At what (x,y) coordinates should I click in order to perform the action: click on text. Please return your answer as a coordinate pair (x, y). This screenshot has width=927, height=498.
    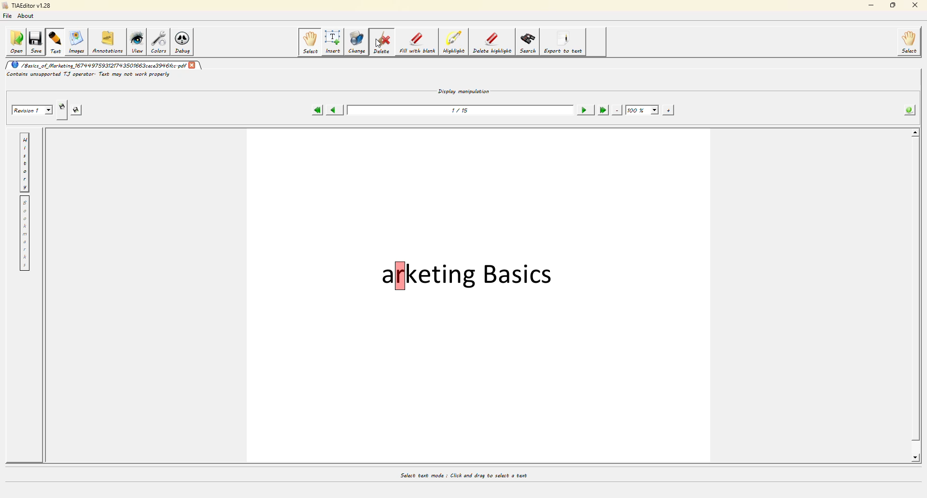
    Looking at the image, I should click on (56, 42).